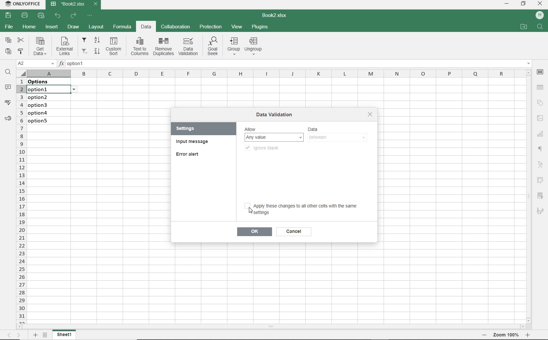 This screenshot has width=548, height=340. What do you see at coordinates (275, 137) in the screenshot?
I see `ay value` at bounding box center [275, 137].